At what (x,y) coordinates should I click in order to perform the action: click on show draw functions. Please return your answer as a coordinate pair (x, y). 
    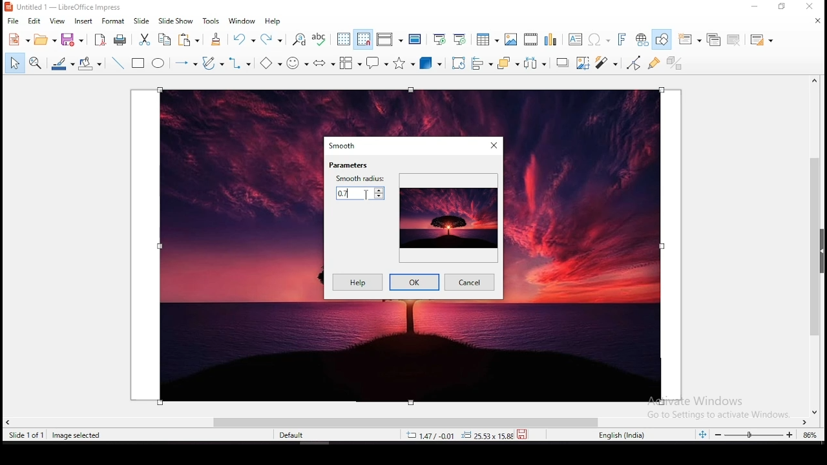
    Looking at the image, I should click on (664, 39).